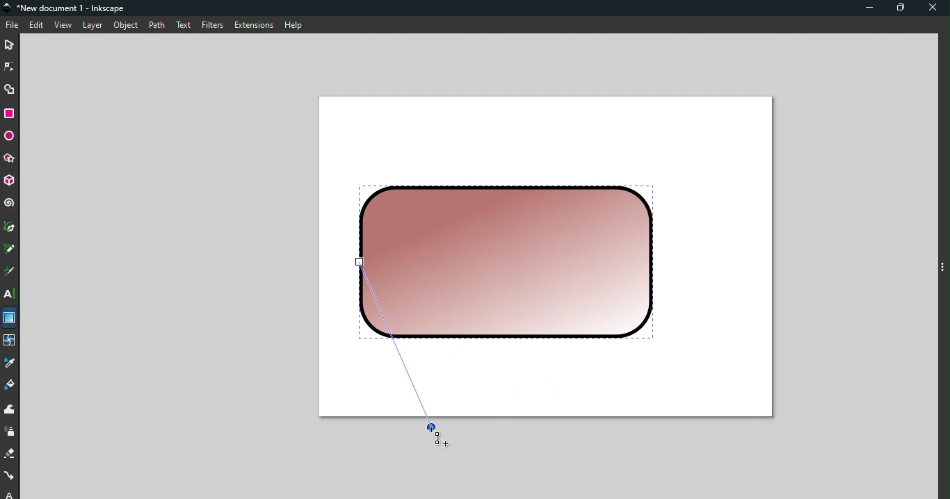 The height and width of the screenshot is (499, 950). What do you see at coordinates (903, 8) in the screenshot?
I see `Maximize` at bounding box center [903, 8].